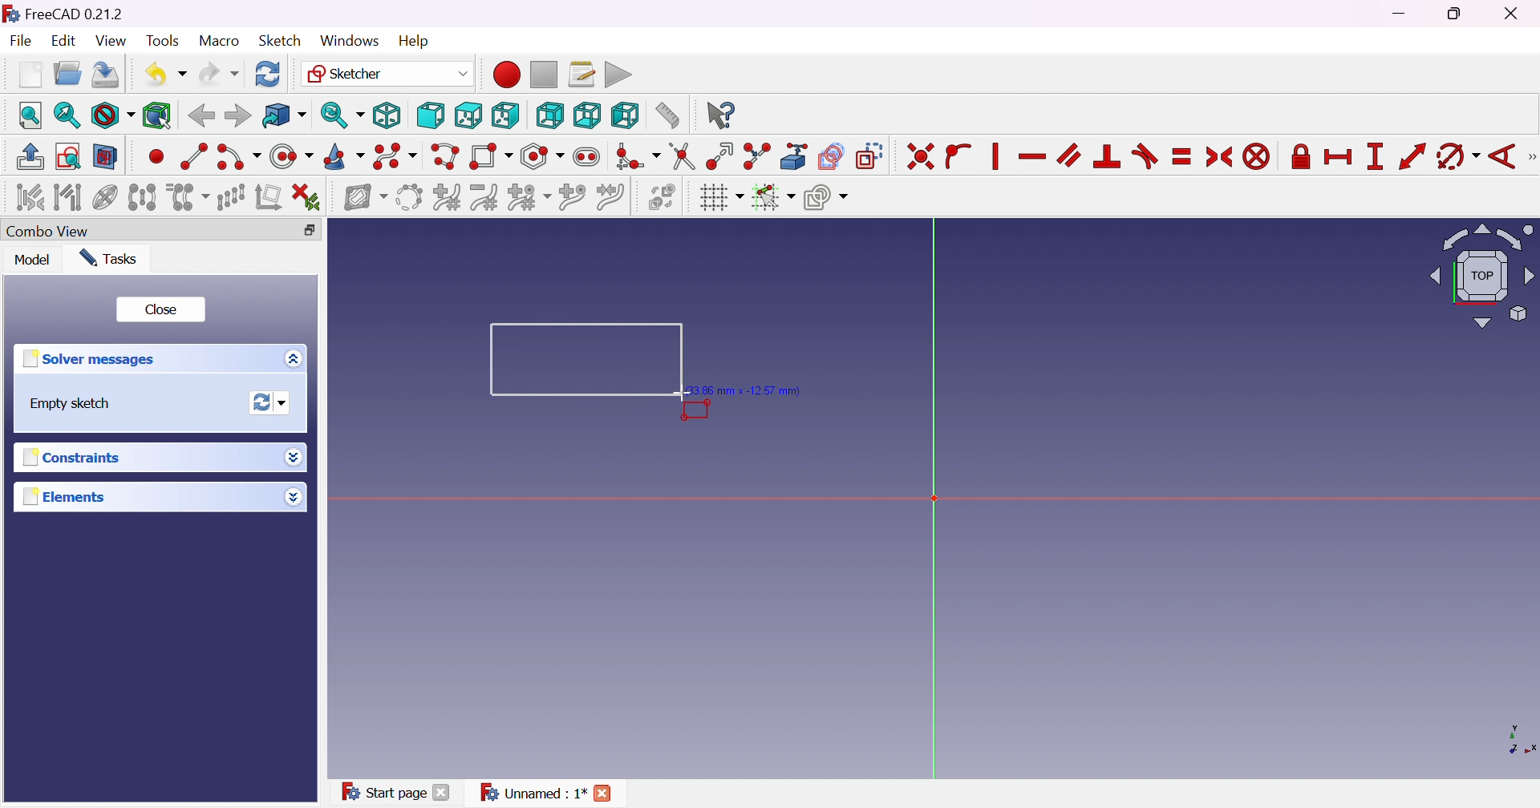 Image resolution: width=1540 pixels, height=808 pixels. What do you see at coordinates (217, 41) in the screenshot?
I see `Macro` at bounding box center [217, 41].